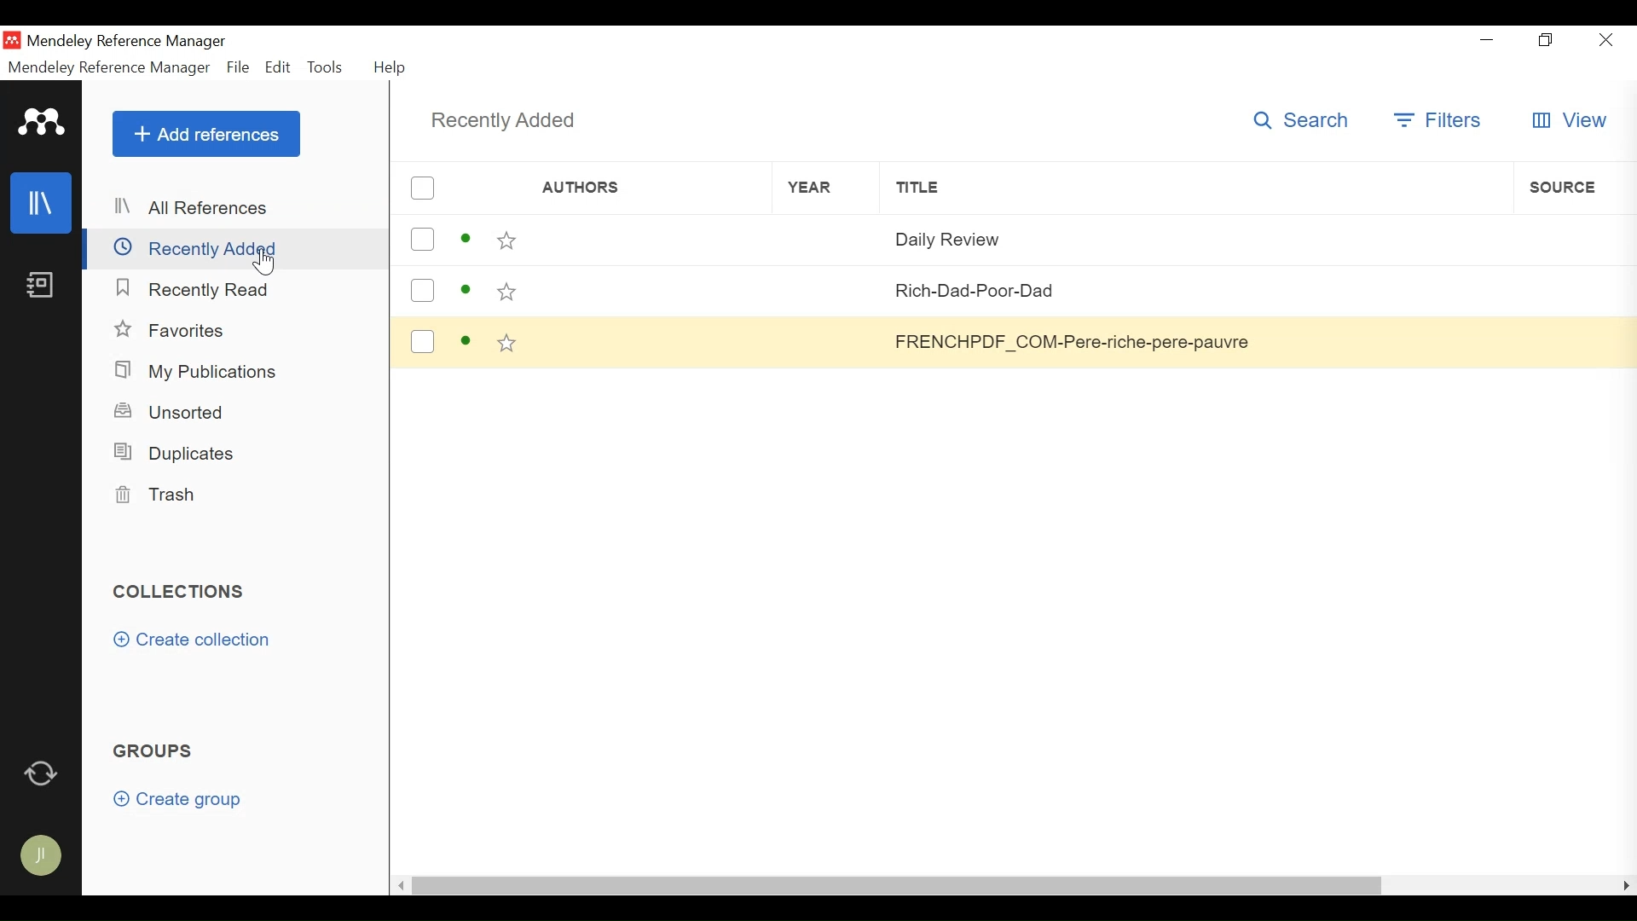 The width and height of the screenshot is (1637, 921). What do you see at coordinates (1488, 41) in the screenshot?
I see `Minimize` at bounding box center [1488, 41].